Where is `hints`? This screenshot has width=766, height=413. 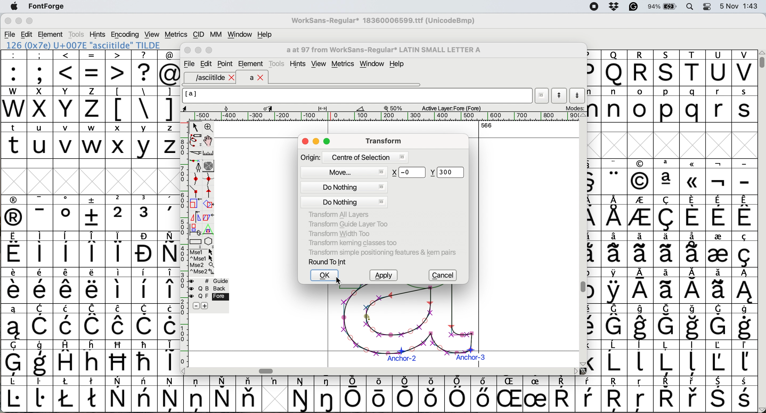
hints is located at coordinates (299, 64).